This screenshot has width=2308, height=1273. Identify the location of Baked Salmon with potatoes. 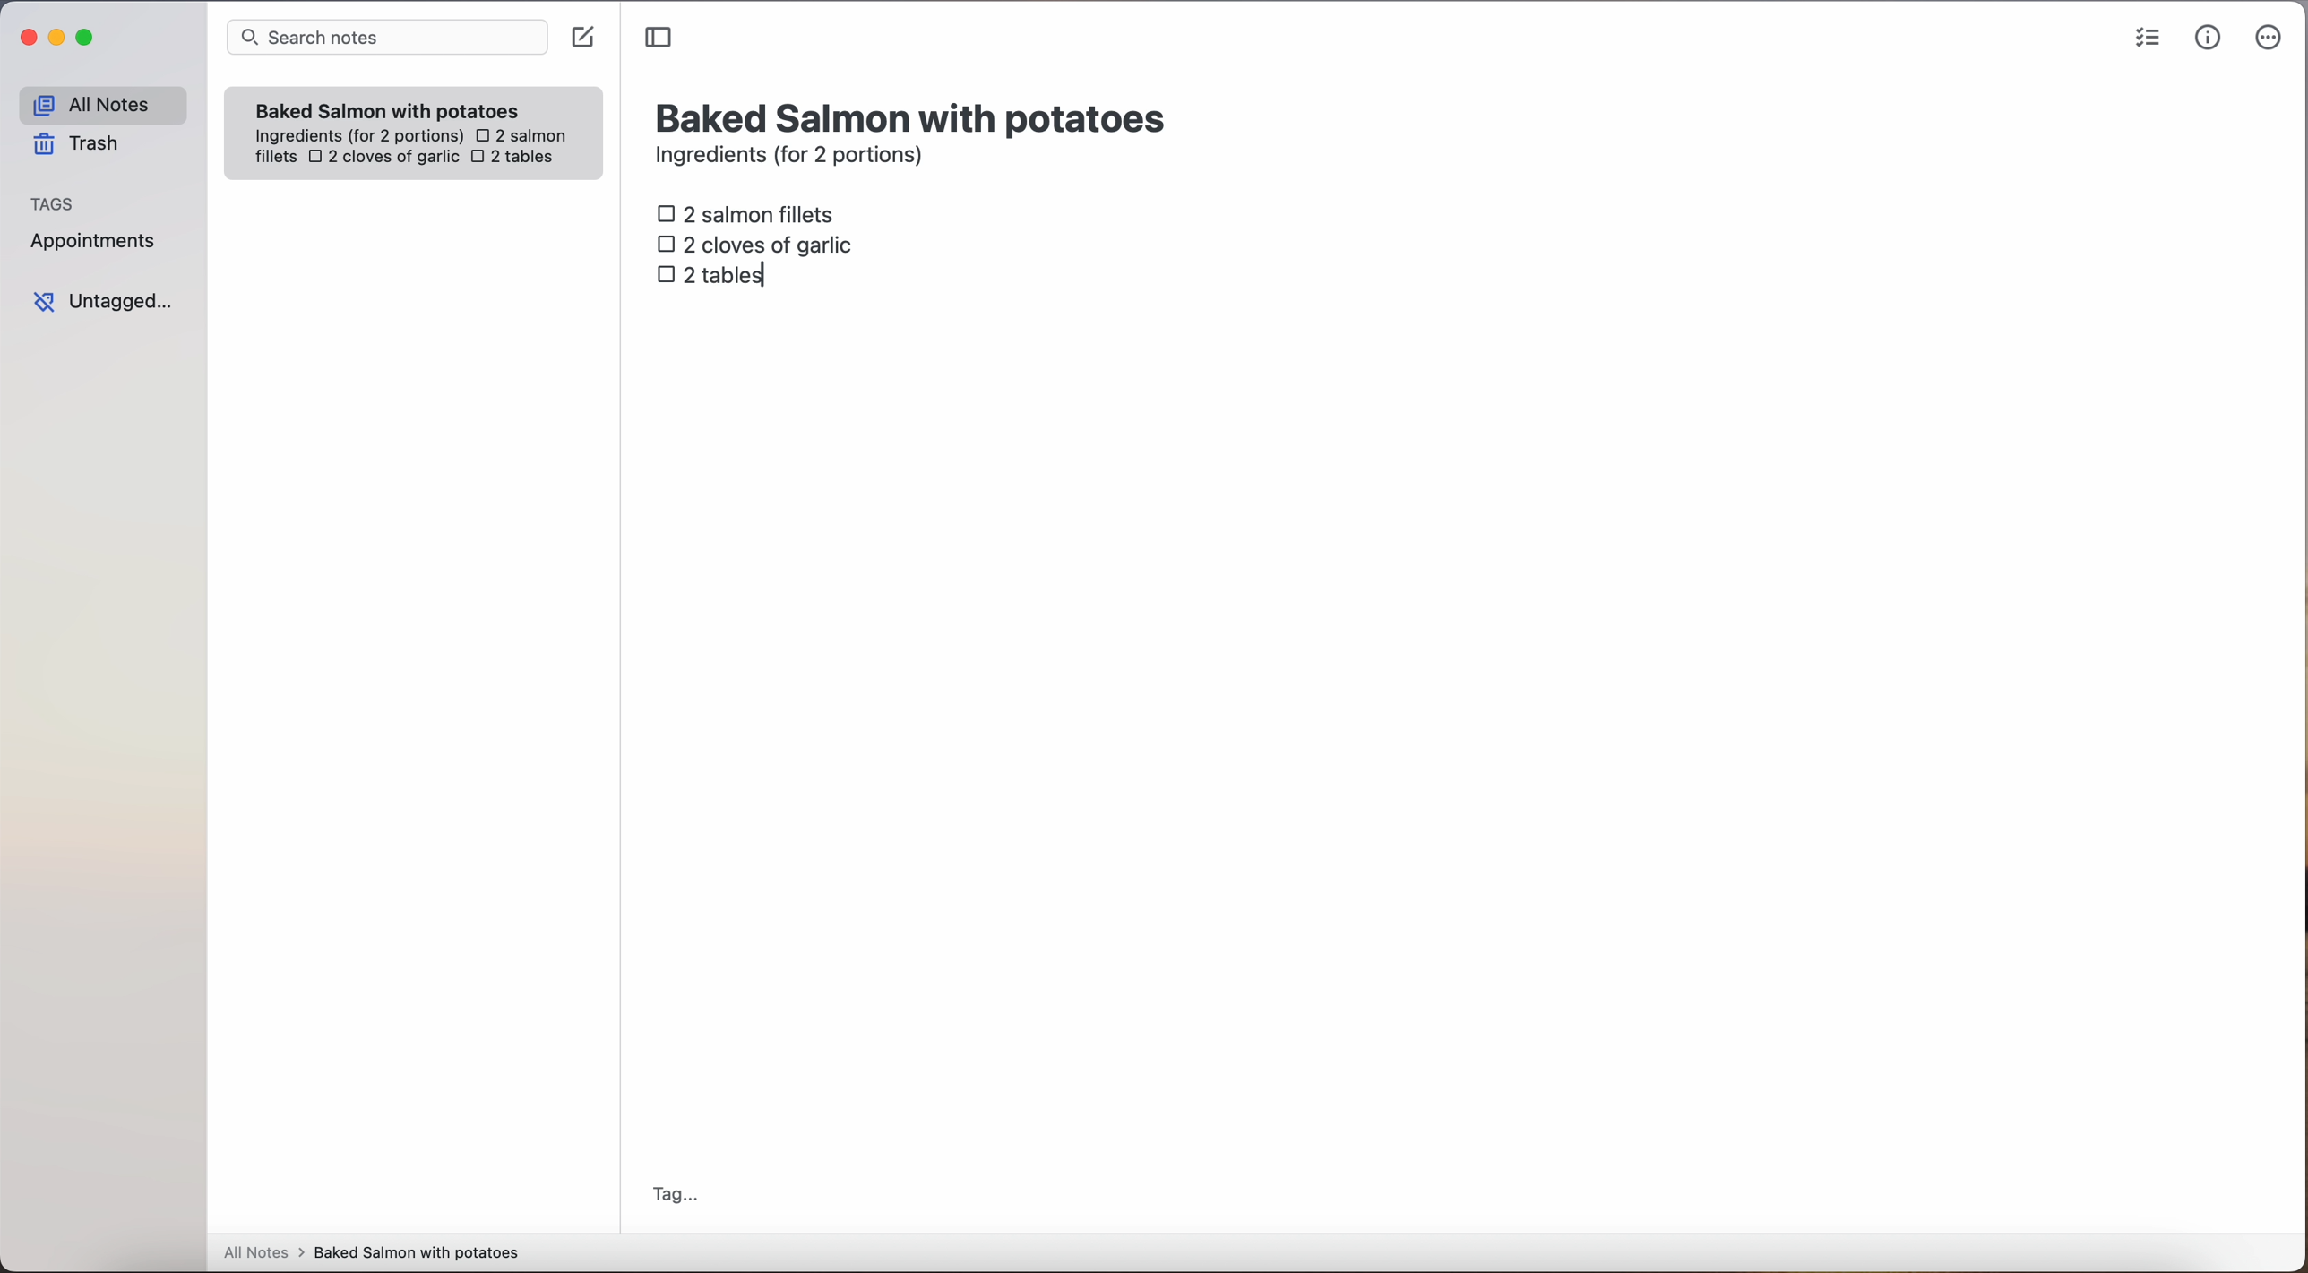
(388, 107).